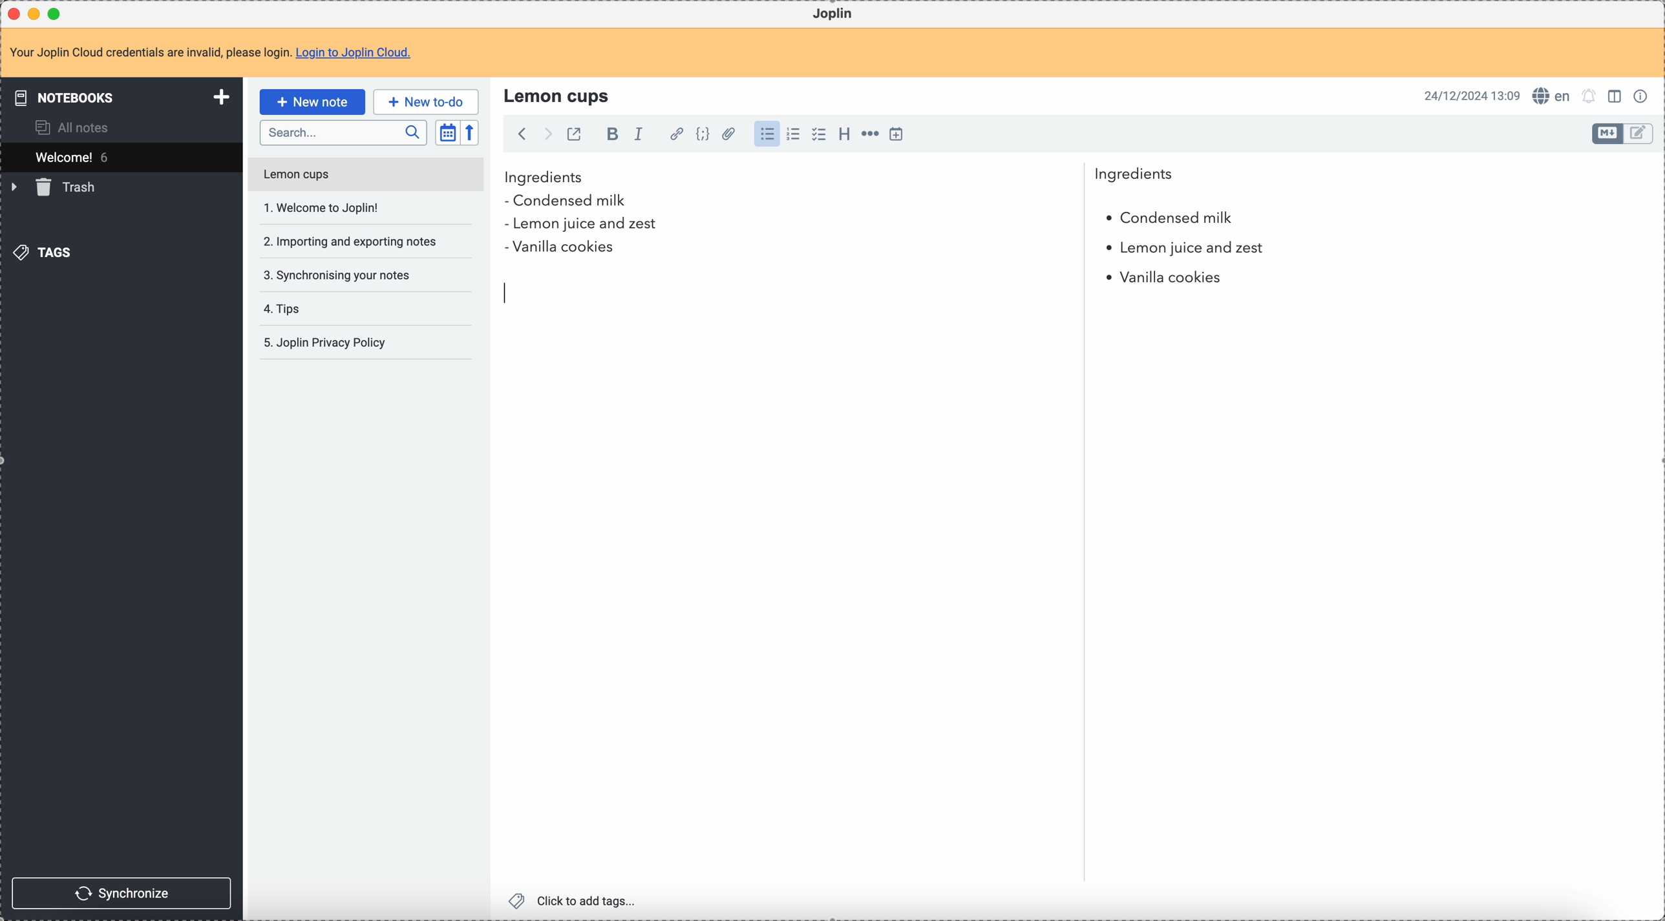 This screenshot has width=1665, height=921. What do you see at coordinates (323, 207) in the screenshot?
I see `welcome to Joplin!` at bounding box center [323, 207].